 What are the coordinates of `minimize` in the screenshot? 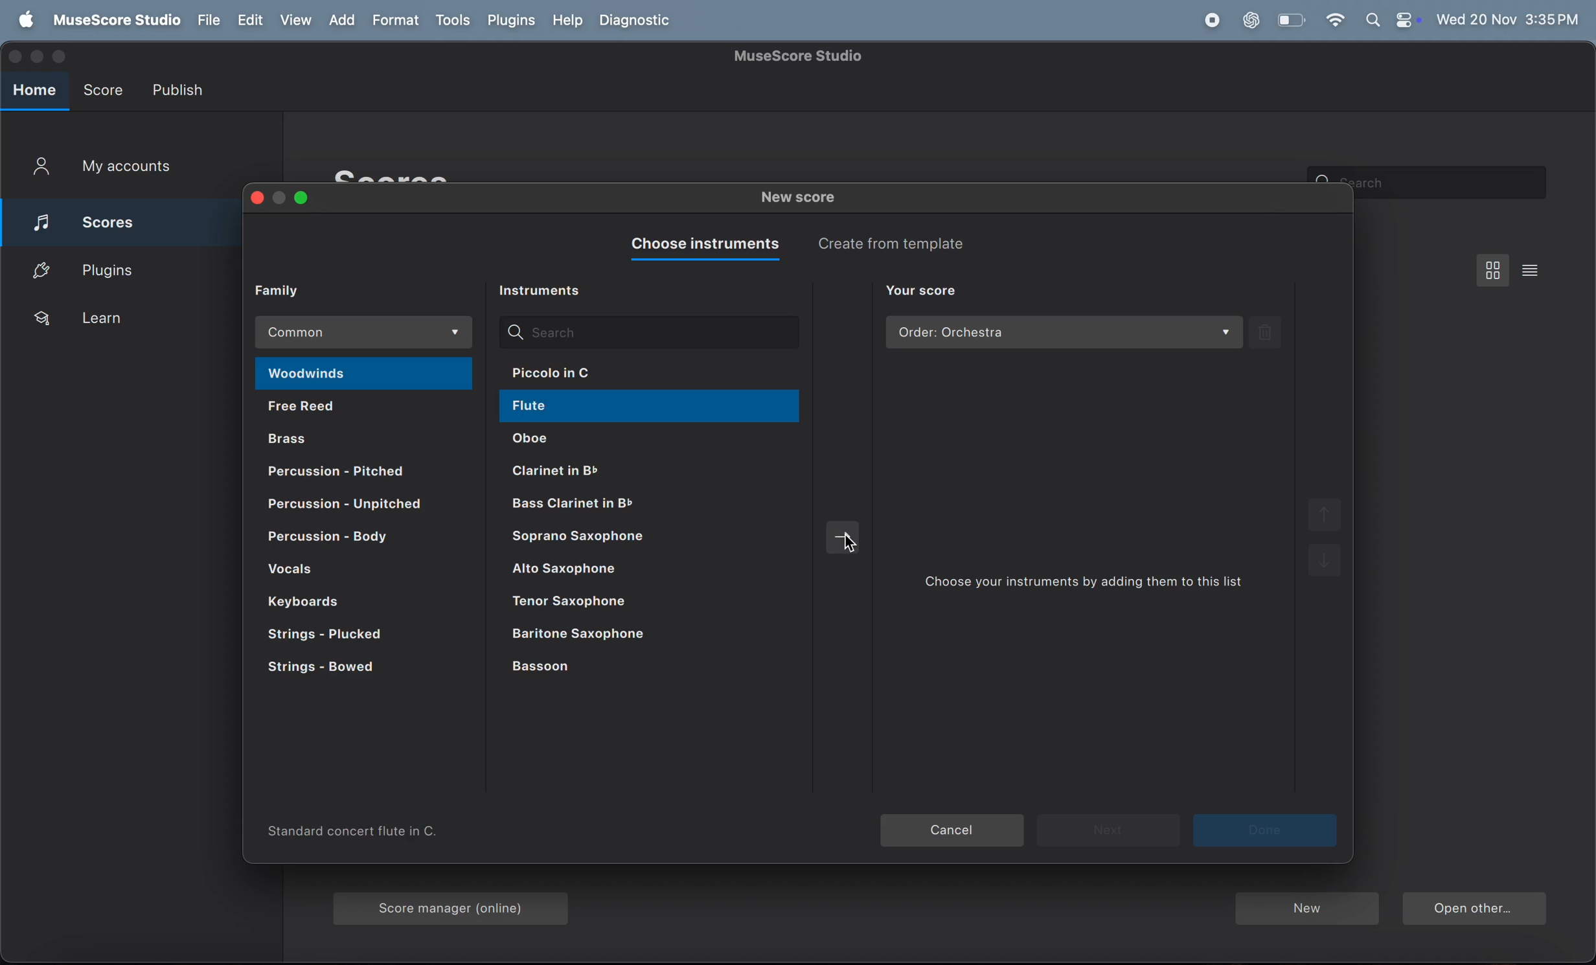 It's located at (40, 56).